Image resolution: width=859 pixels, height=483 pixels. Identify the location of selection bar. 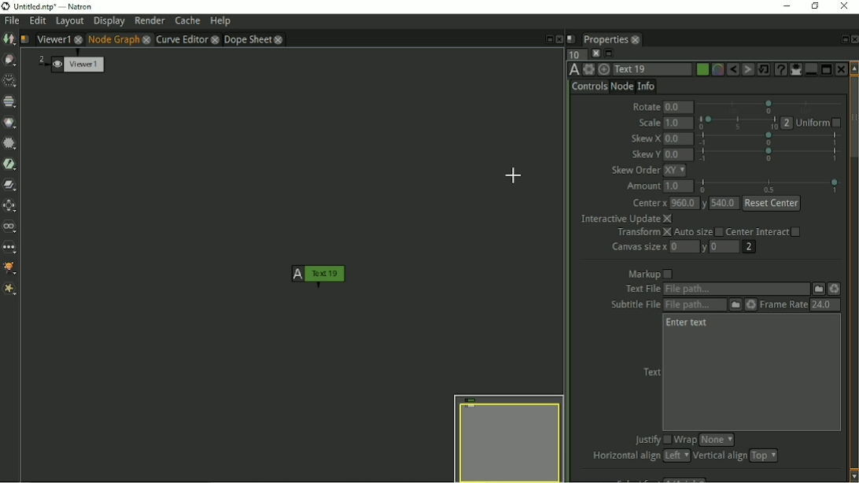
(771, 185).